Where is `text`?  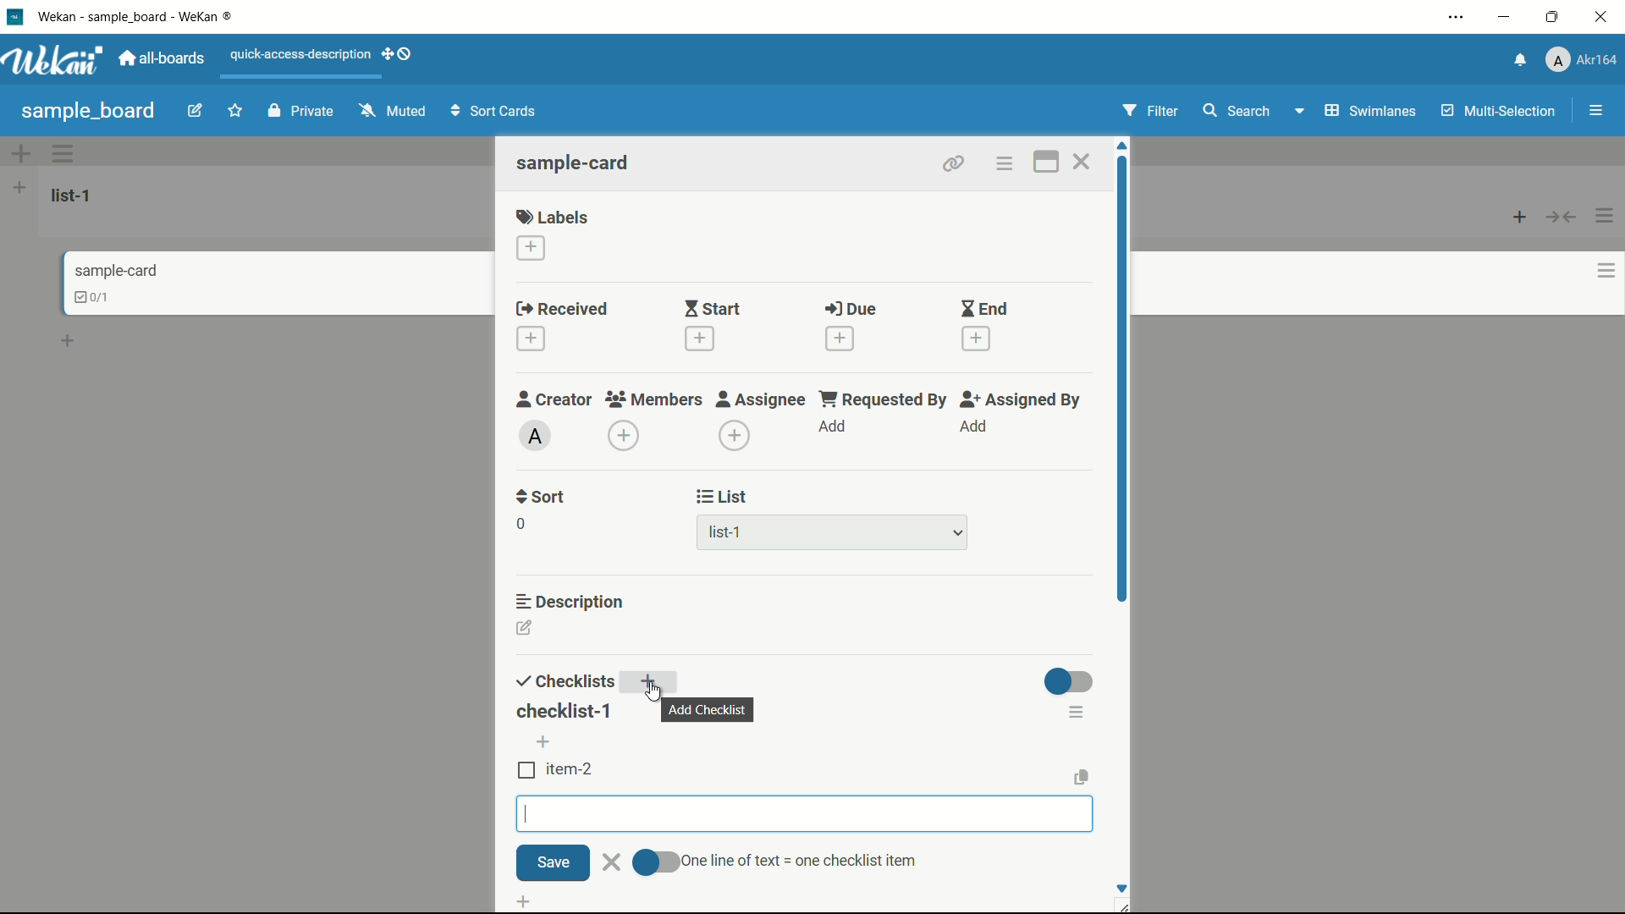
text is located at coordinates (796, 859).